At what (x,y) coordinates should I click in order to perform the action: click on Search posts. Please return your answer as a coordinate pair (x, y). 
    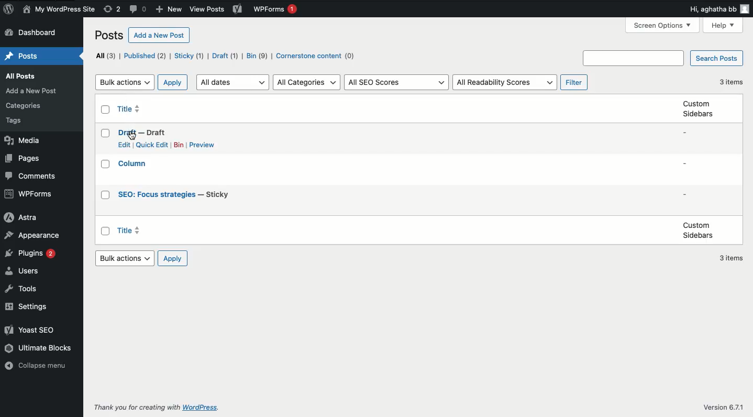
    Looking at the image, I should click on (635, 58).